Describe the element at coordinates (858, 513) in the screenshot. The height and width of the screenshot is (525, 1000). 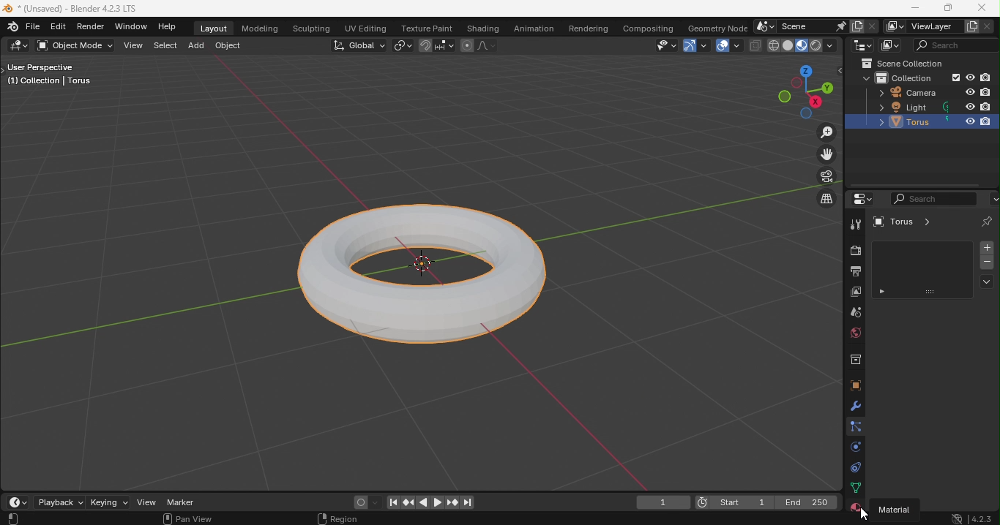
I see `Cursor` at that location.